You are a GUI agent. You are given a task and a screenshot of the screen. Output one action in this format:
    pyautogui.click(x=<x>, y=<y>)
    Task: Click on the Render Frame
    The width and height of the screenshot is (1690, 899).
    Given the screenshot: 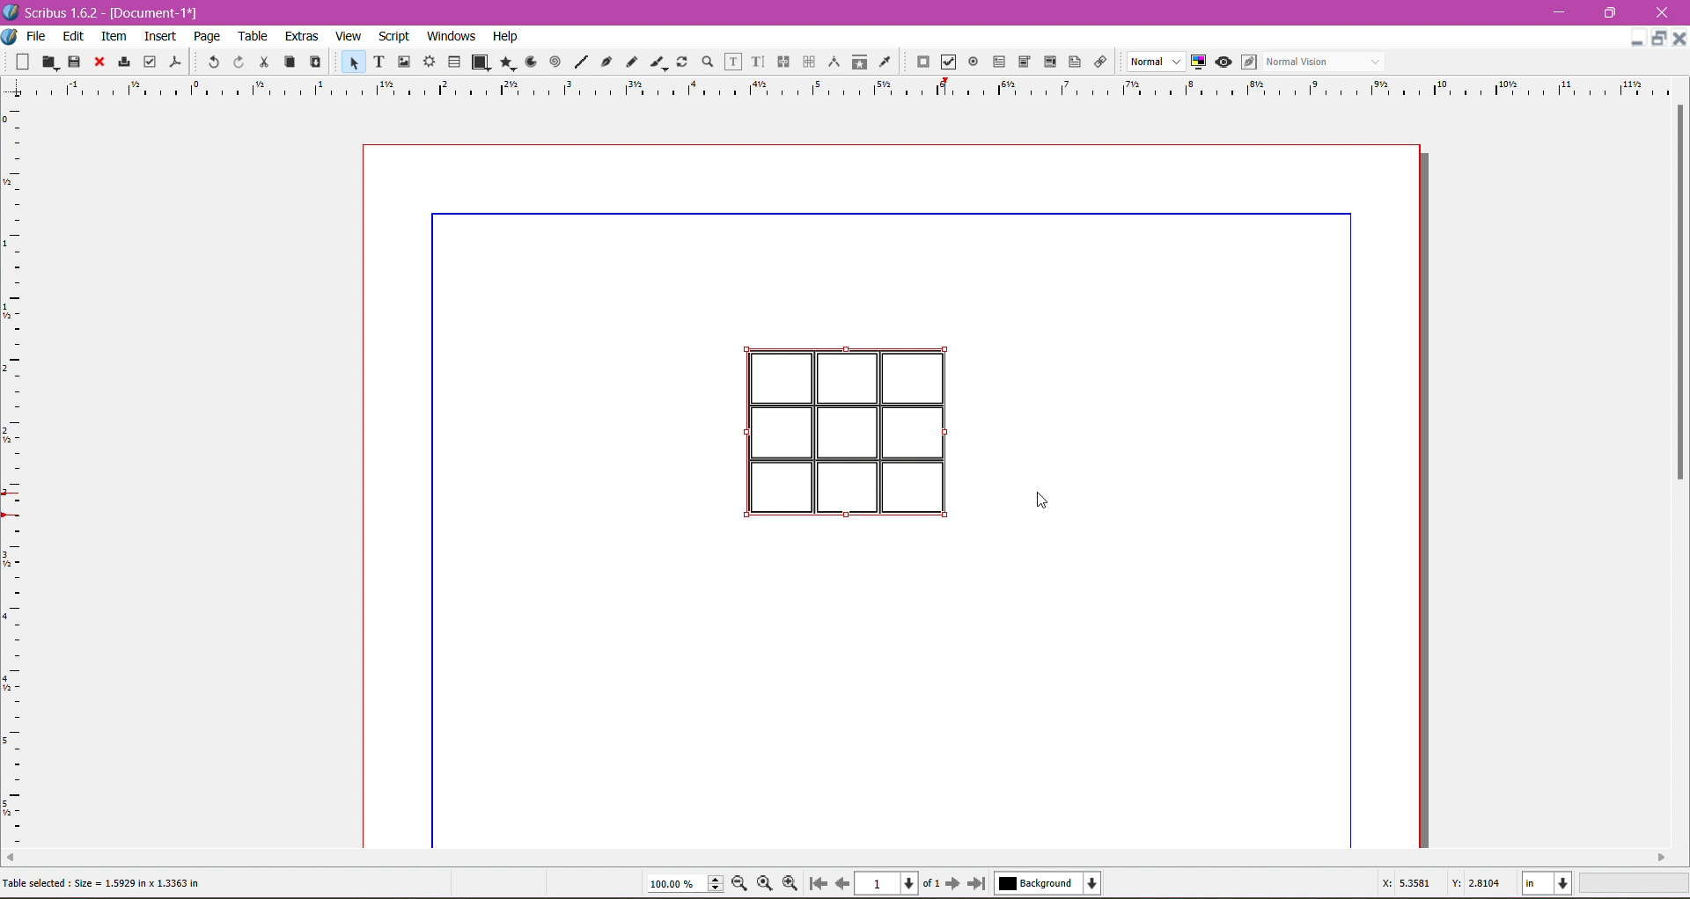 What is the action you would take?
    pyautogui.click(x=429, y=62)
    